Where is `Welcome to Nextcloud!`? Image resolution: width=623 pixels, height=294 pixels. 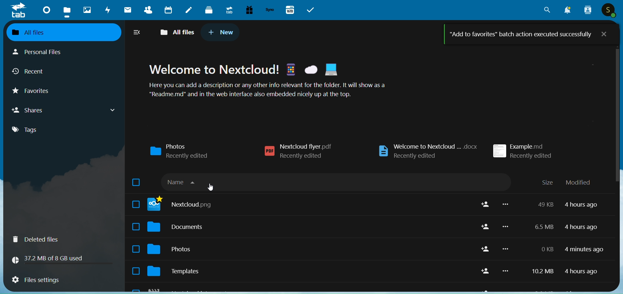 Welcome to Nextcloud! is located at coordinates (214, 69).